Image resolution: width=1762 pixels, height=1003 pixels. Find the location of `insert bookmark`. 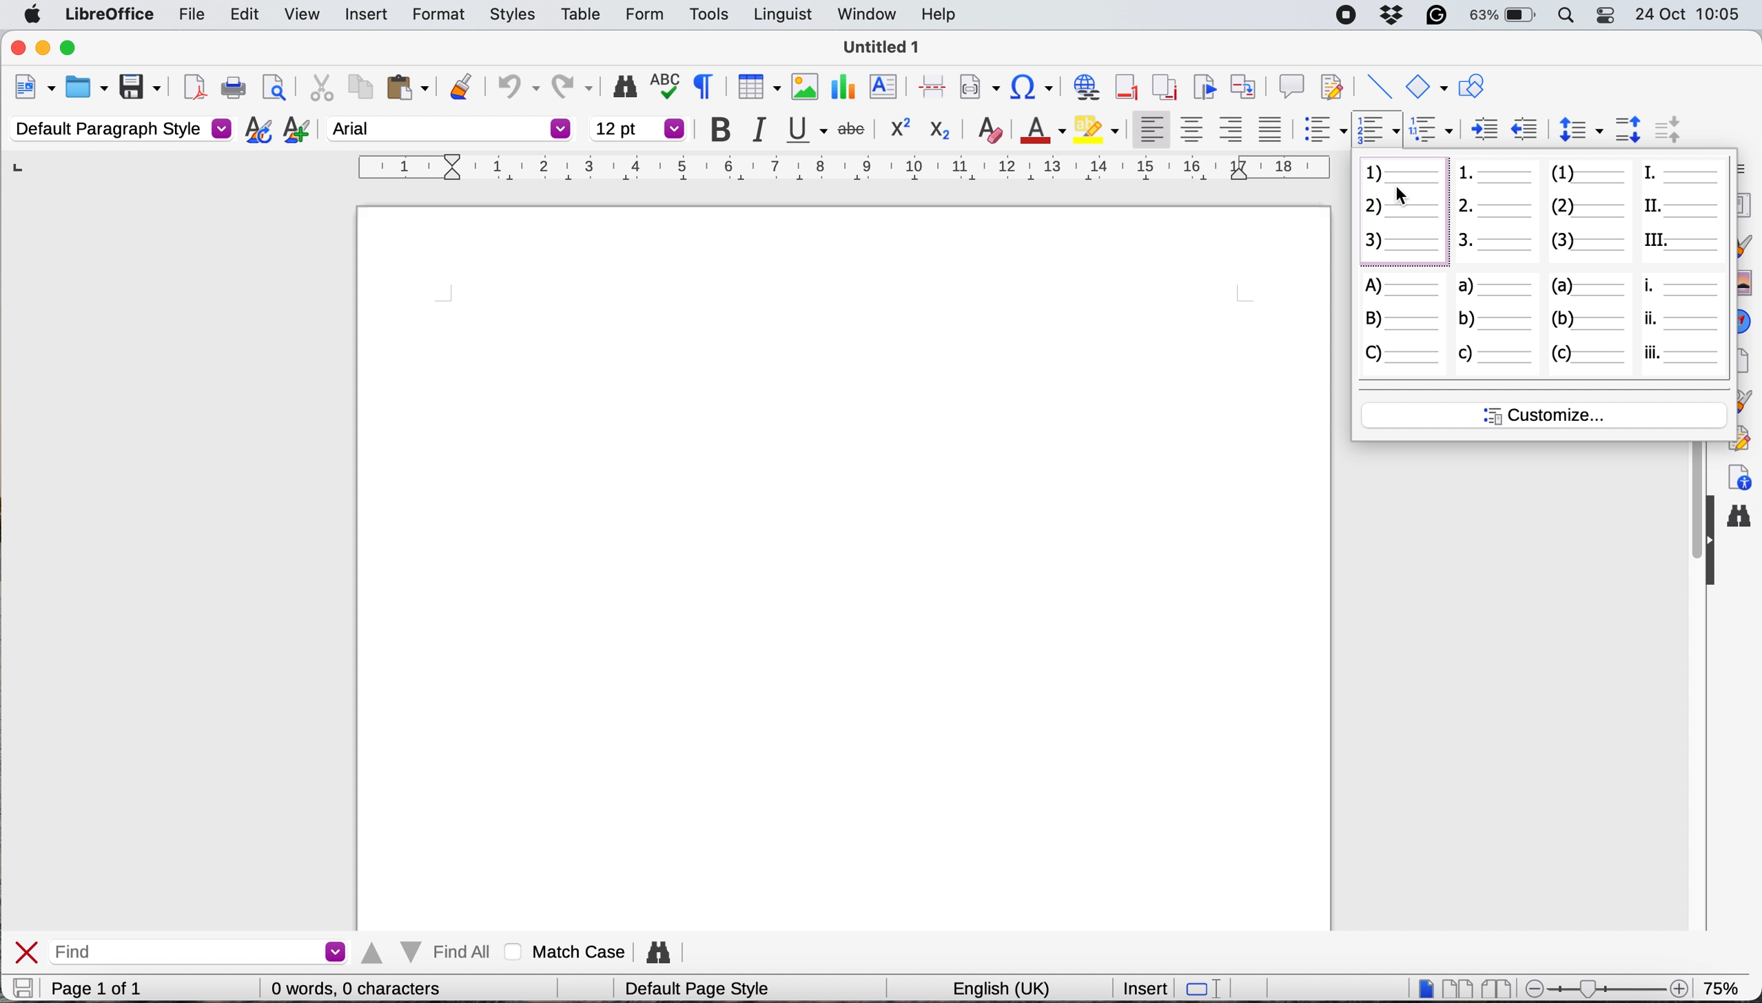

insert bookmark is located at coordinates (1203, 86).